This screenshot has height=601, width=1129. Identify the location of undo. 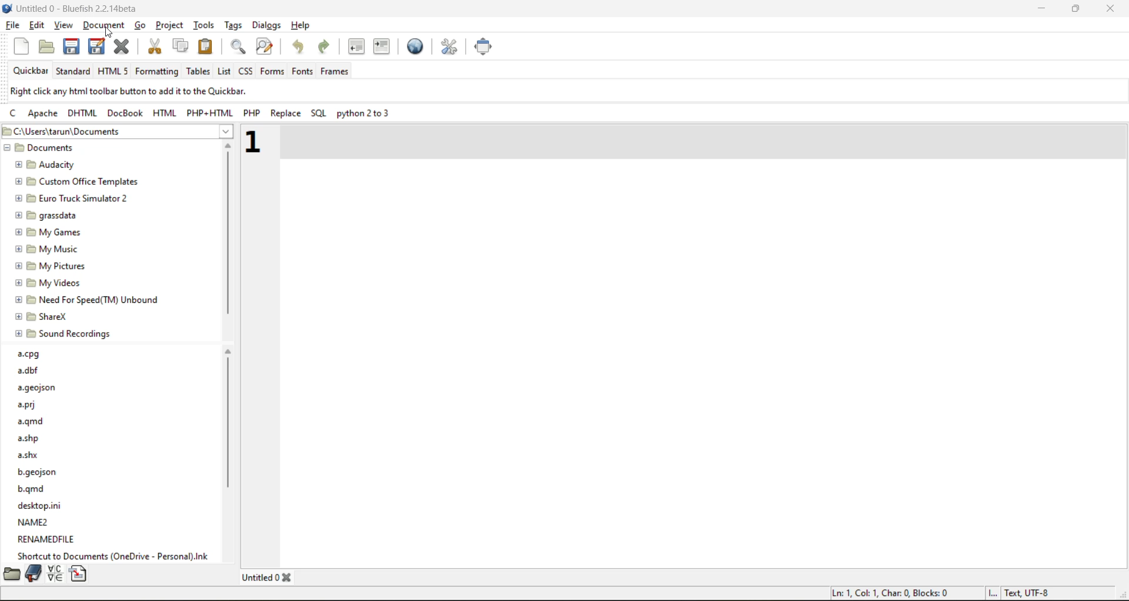
(299, 45).